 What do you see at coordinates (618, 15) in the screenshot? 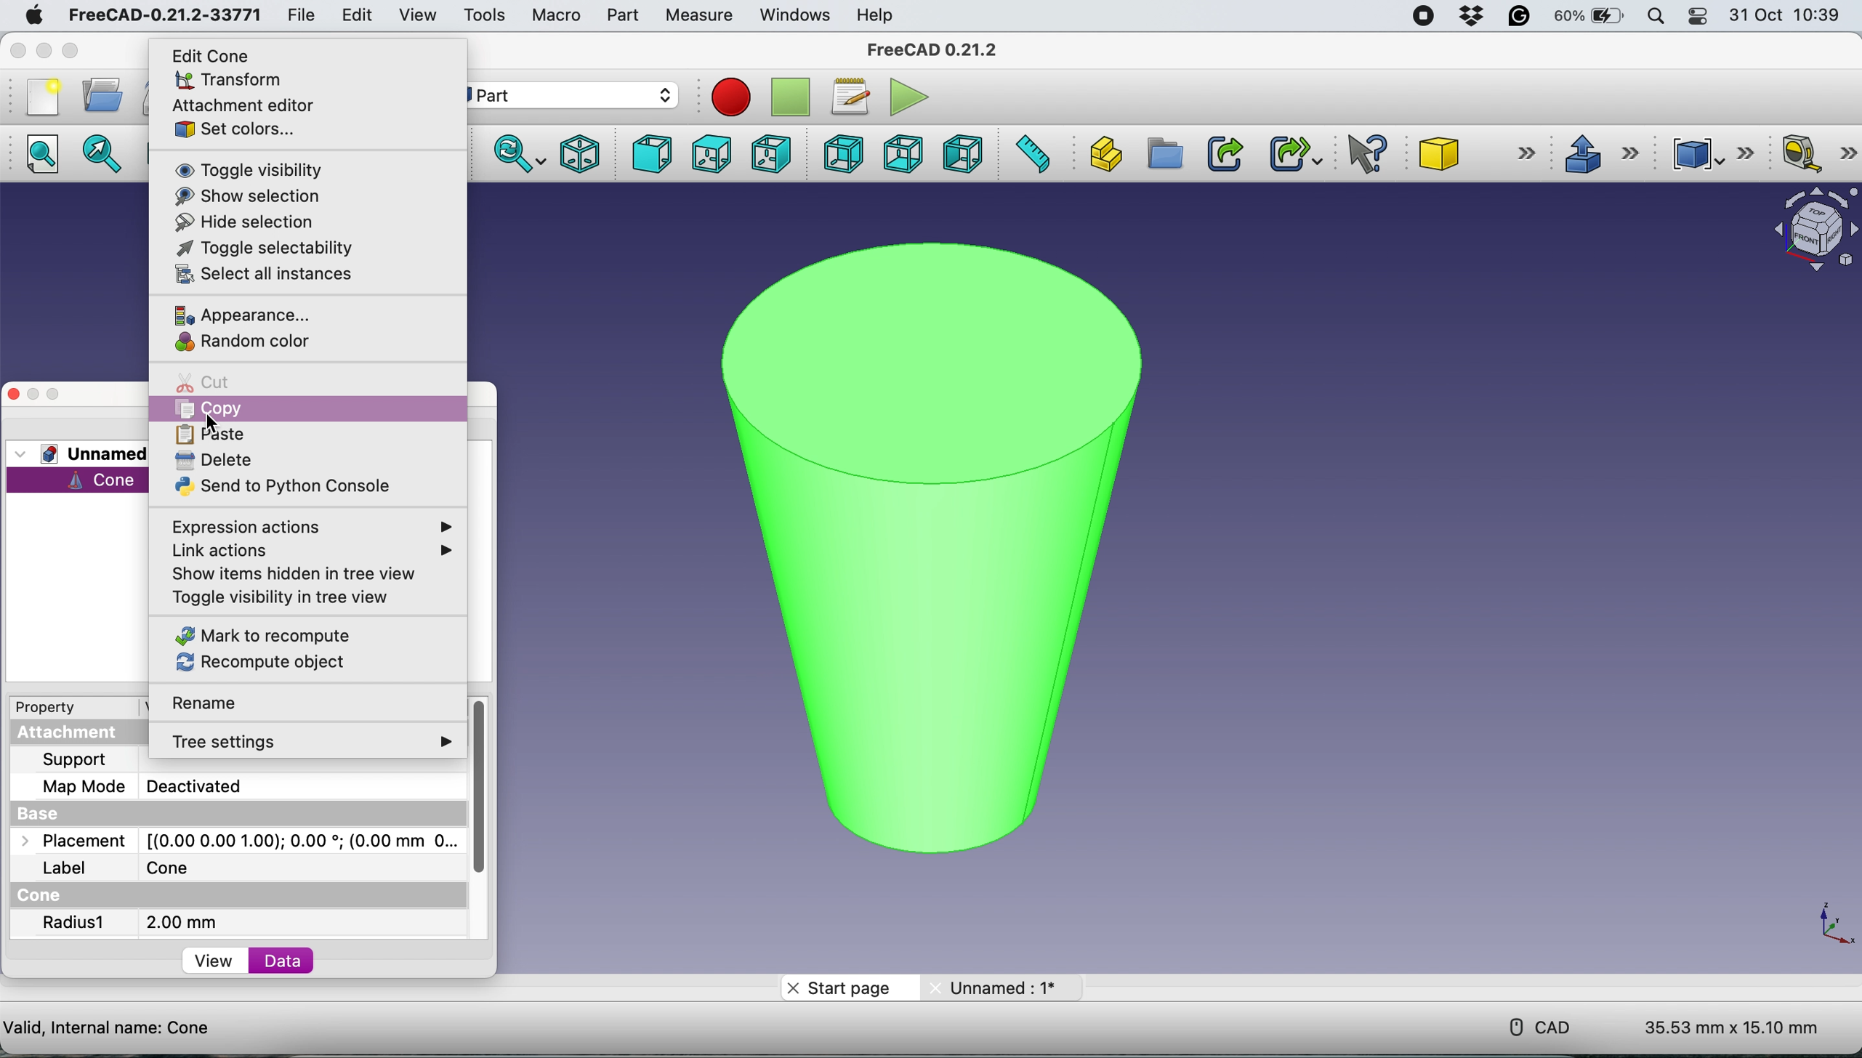
I see `part` at bounding box center [618, 15].